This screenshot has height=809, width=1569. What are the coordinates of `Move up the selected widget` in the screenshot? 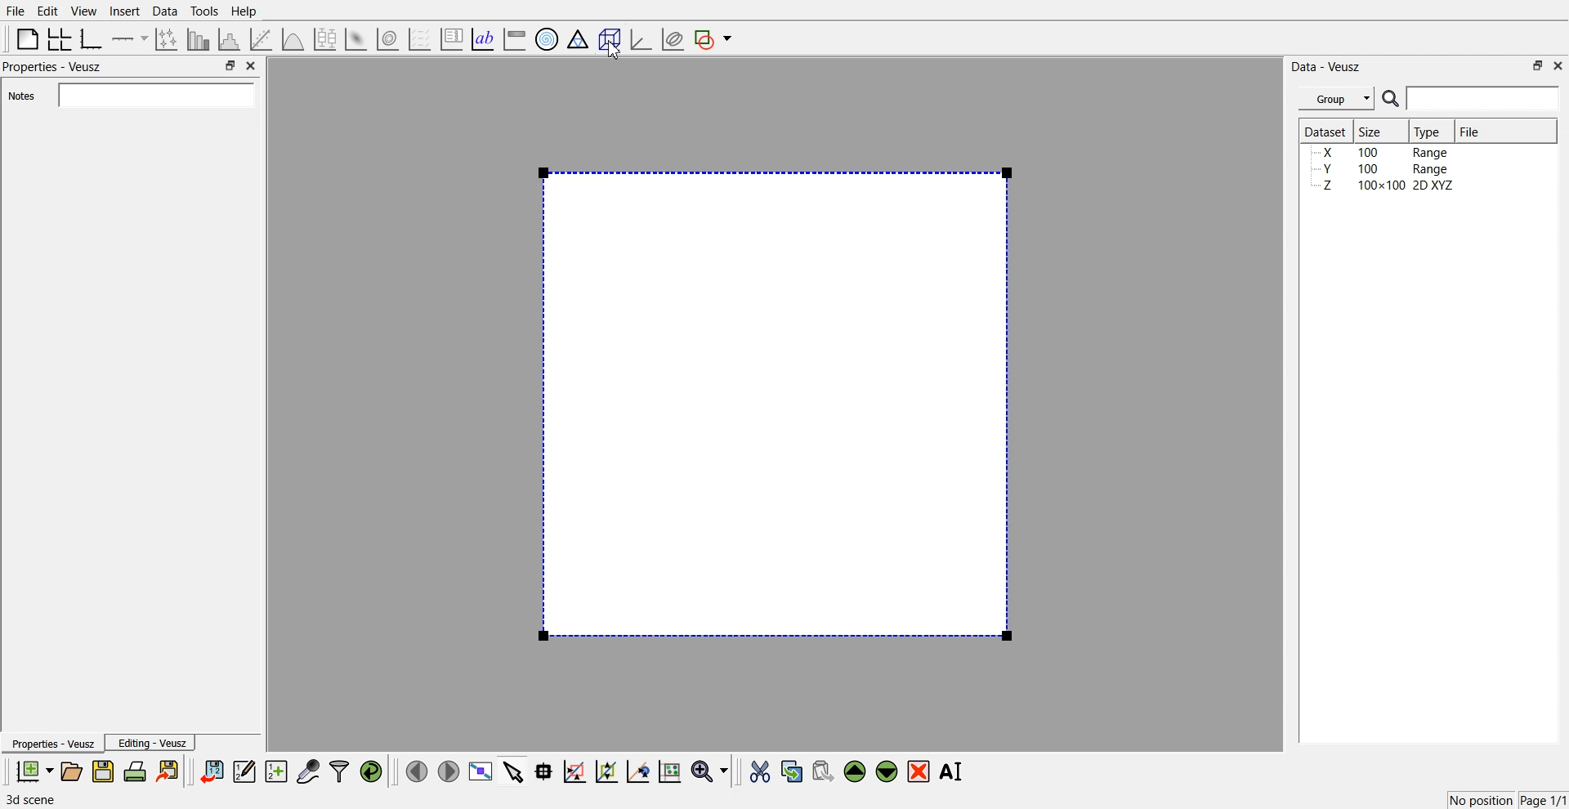 It's located at (856, 771).